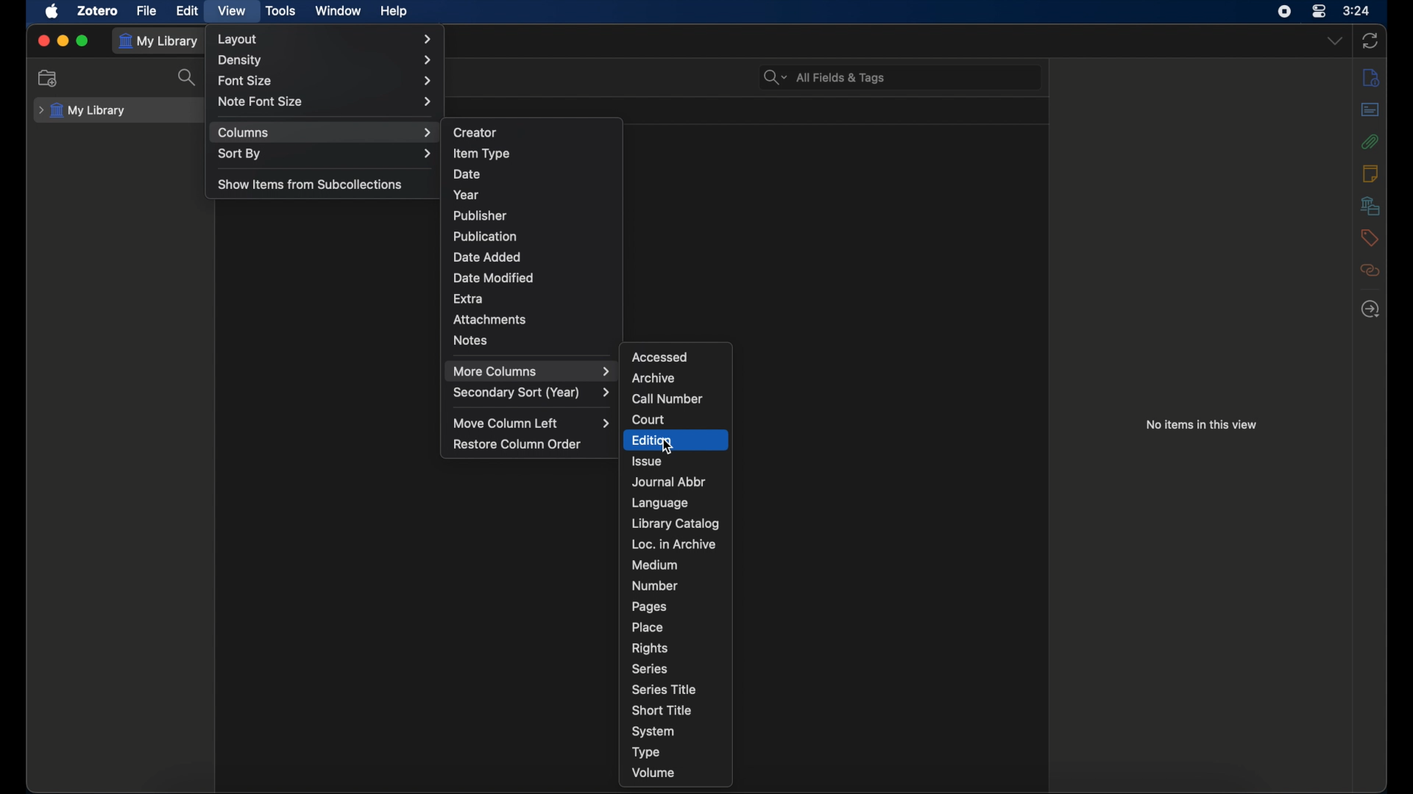  Describe the element at coordinates (147, 12) in the screenshot. I see `file` at that location.